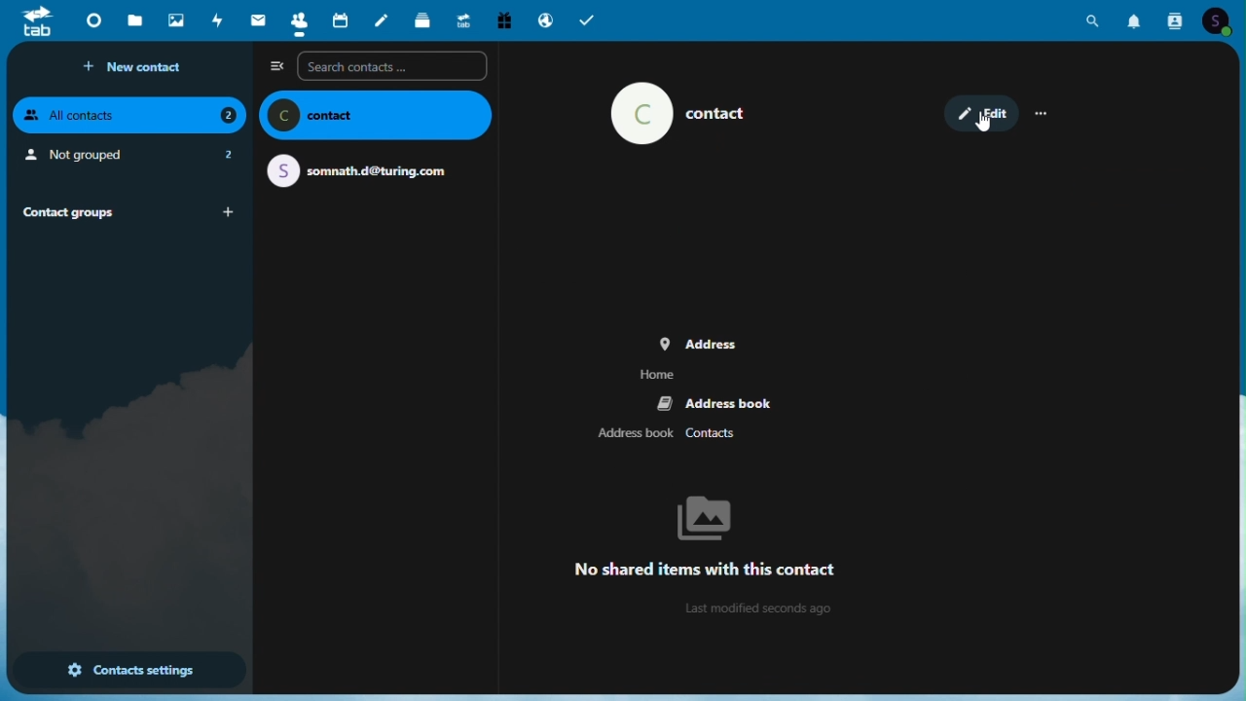  Describe the element at coordinates (545, 18) in the screenshot. I see `Email hosting` at that location.